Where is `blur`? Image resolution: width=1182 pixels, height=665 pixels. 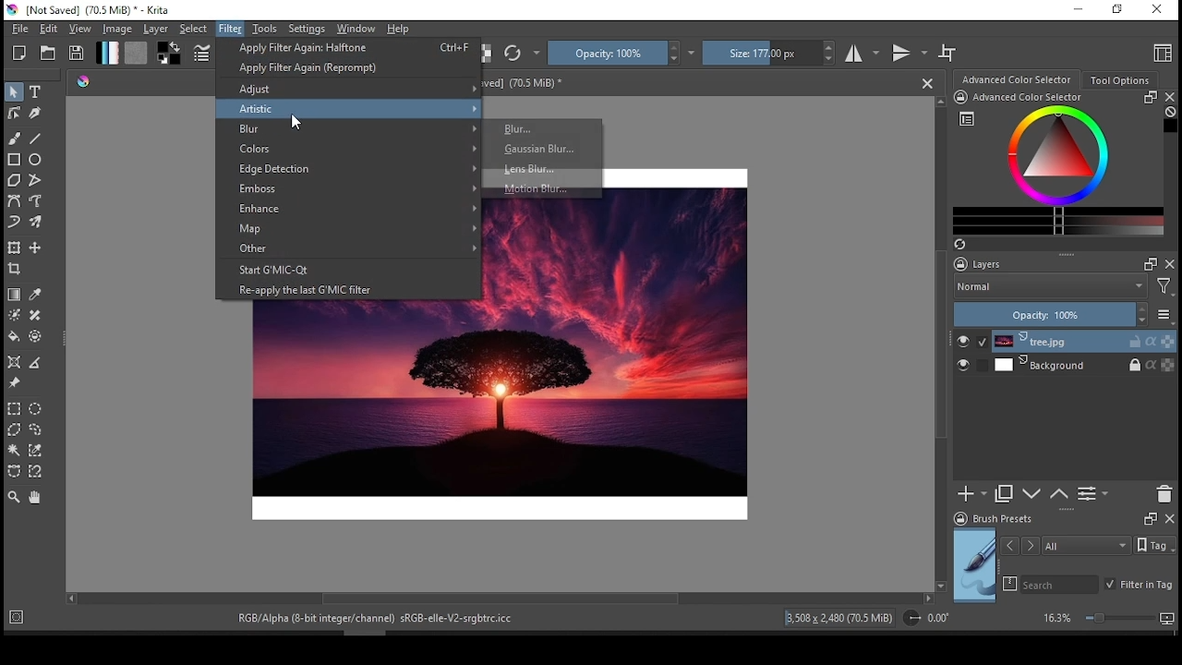
blur is located at coordinates (348, 128).